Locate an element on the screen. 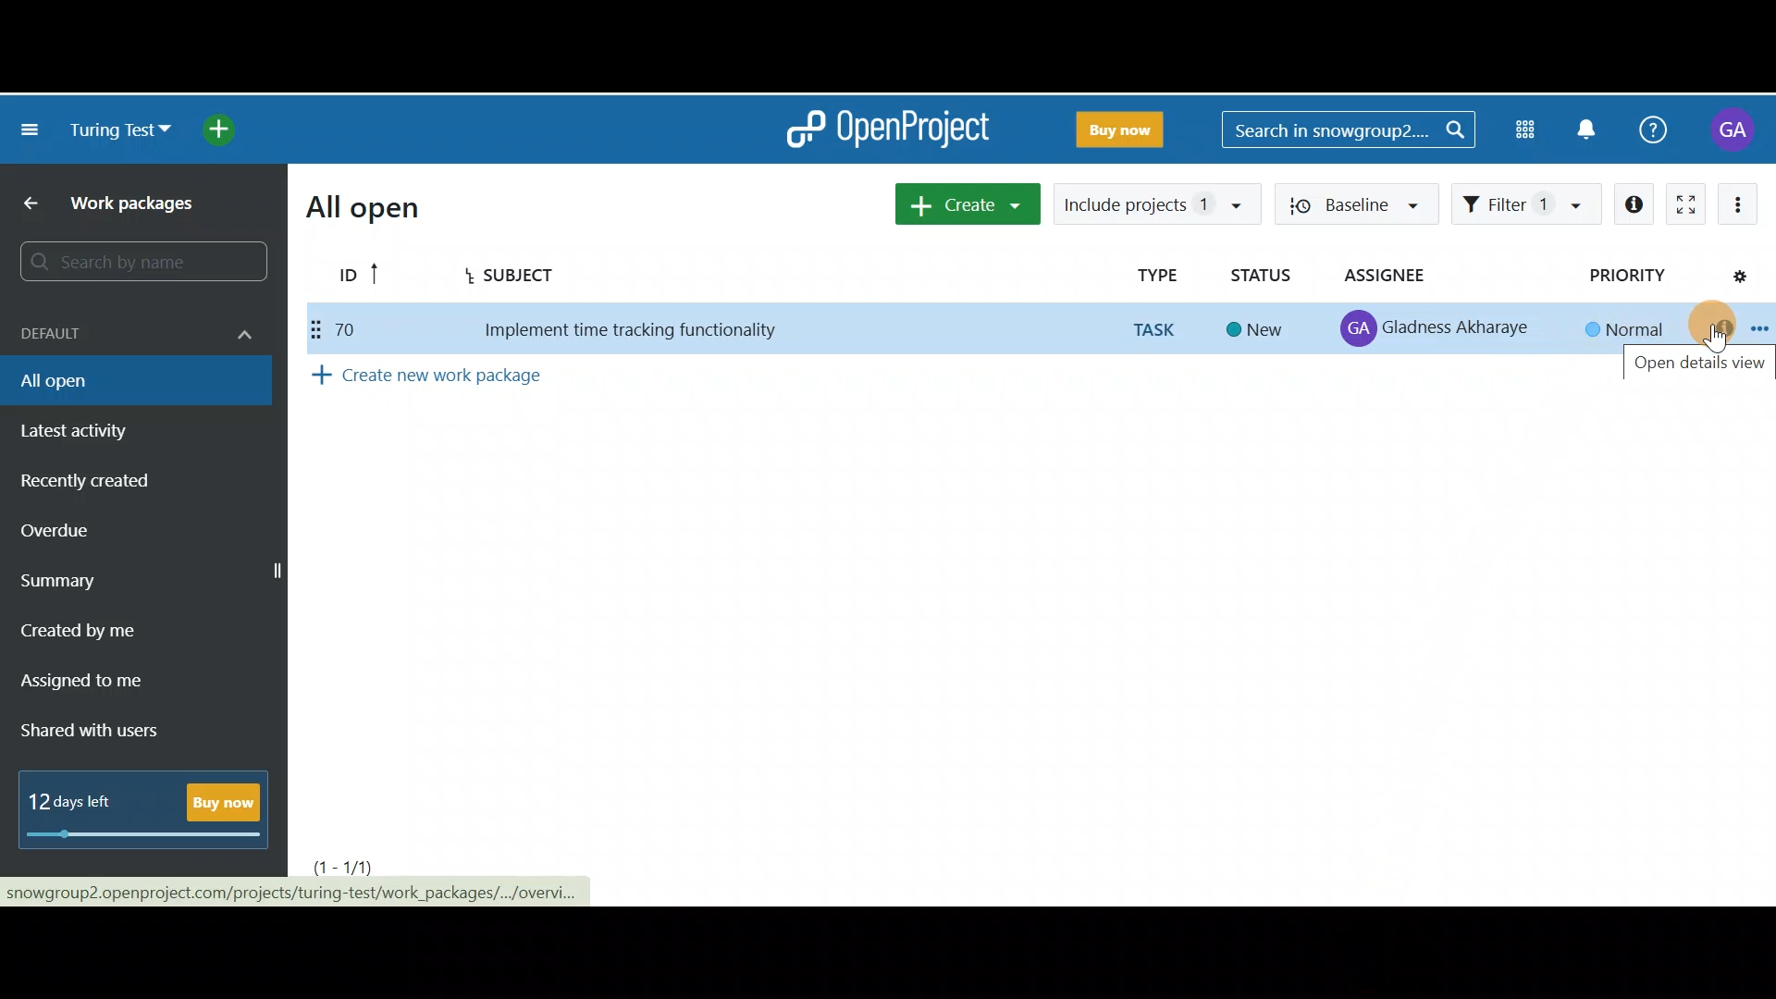 The width and height of the screenshot is (1776, 999). Filter is located at coordinates (1524, 207).